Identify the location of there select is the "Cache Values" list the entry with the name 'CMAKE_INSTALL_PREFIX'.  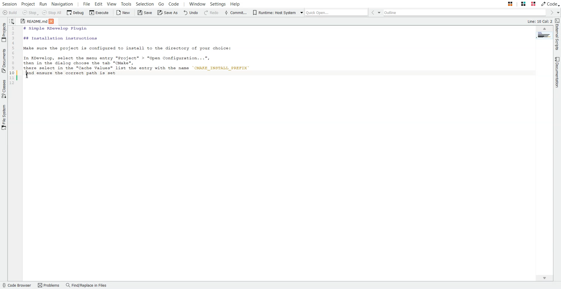
(141, 69).